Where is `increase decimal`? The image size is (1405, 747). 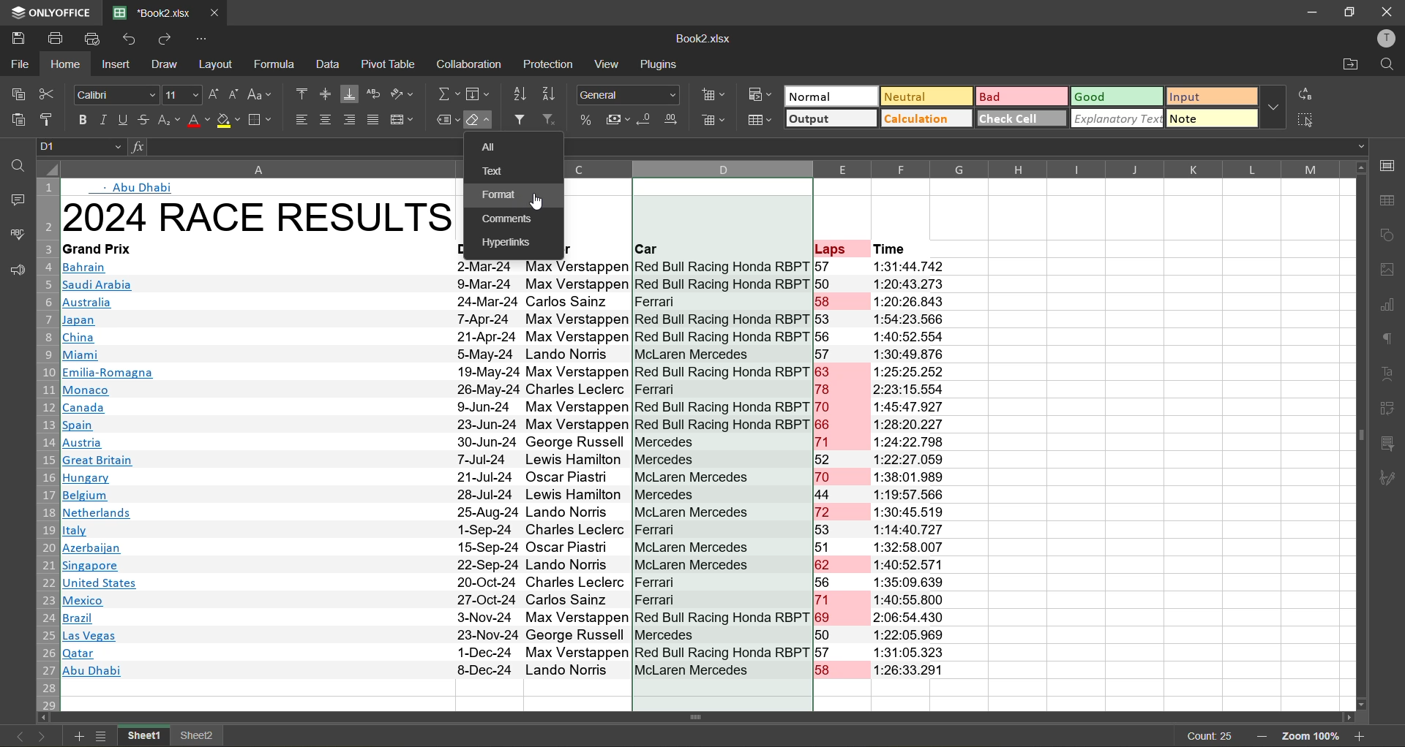
increase decimal is located at coordinates (672, 119).